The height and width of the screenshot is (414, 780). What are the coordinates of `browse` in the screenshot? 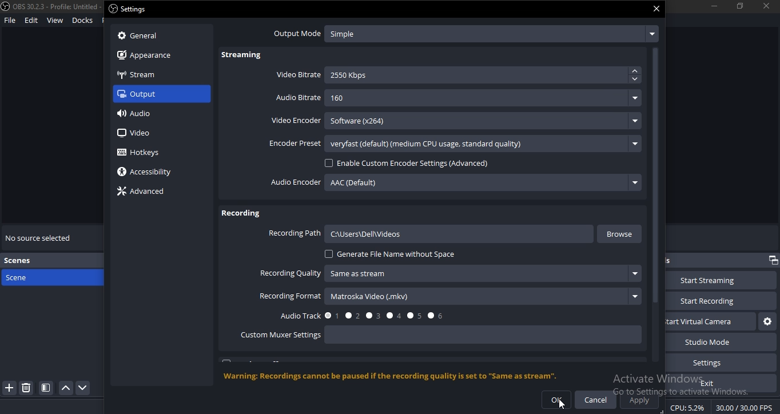 It's located at (620, 234).